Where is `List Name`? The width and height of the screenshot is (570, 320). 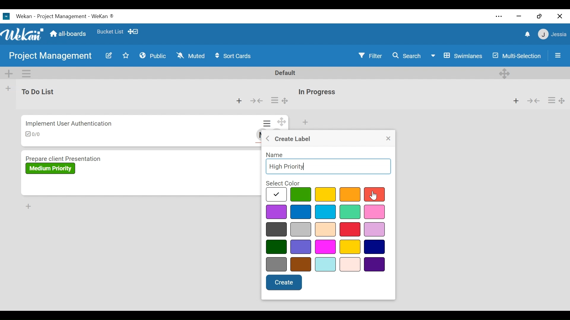 List Name is located at coordinates (37, 92).